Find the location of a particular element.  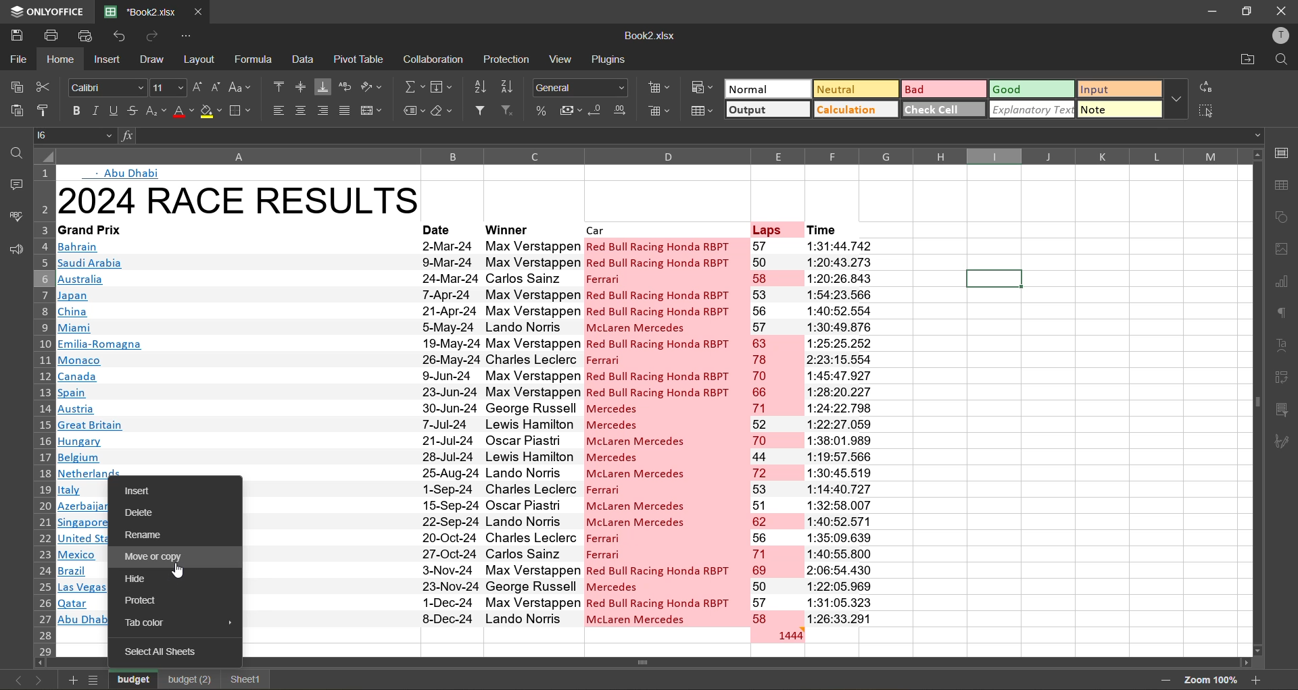

app name is located at coordinates (45, 9).